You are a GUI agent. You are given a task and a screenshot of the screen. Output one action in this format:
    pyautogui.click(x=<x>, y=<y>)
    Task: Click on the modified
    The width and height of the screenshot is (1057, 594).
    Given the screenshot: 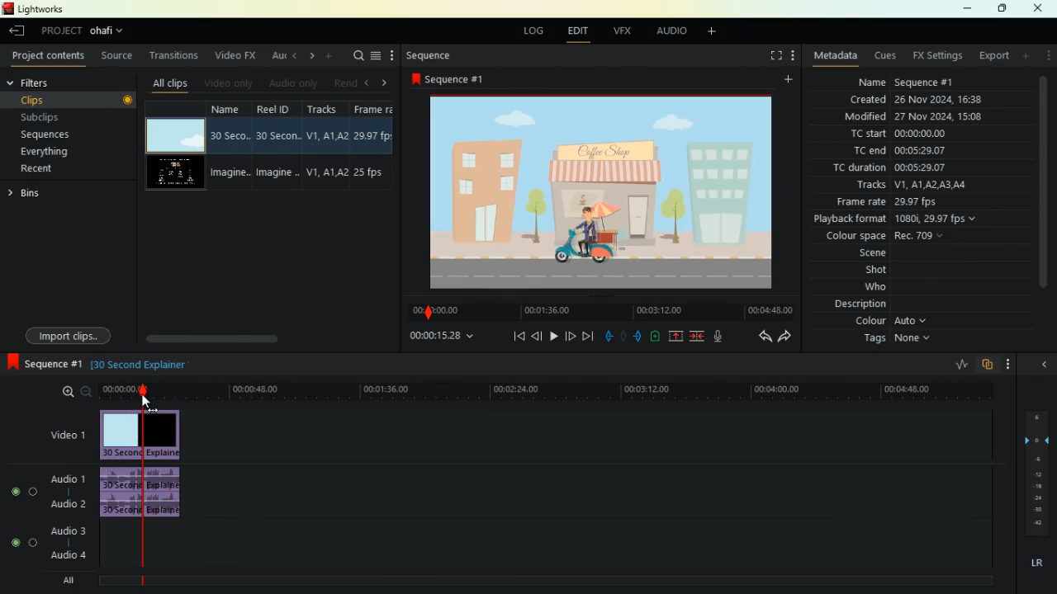 What is the action you would take?
    pyautogui.click(x=868, y=115)
    